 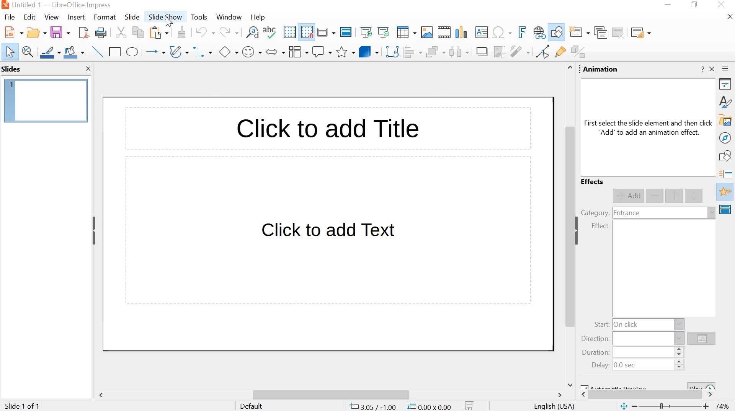 What do you see at coordinates (727, 70) in the screenshot?
I see `sidebar settings` at bounding box center [727, 70].